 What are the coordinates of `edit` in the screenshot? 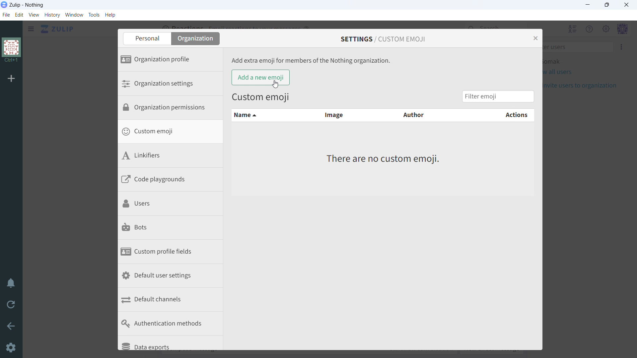 It's located at (19, 15).